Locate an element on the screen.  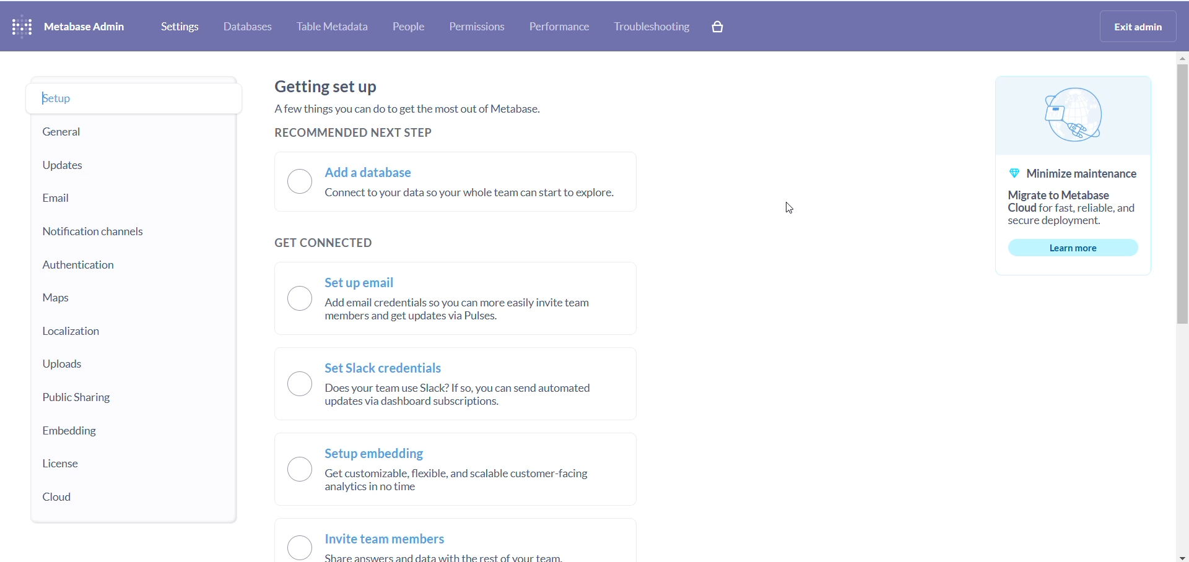
permissions is located at coordinates (477, 27).